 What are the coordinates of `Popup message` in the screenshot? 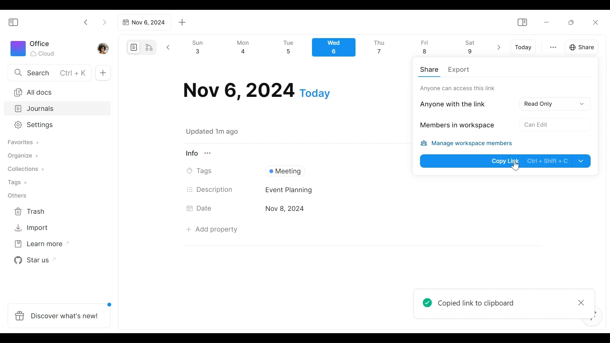 It's located at (500, 301).